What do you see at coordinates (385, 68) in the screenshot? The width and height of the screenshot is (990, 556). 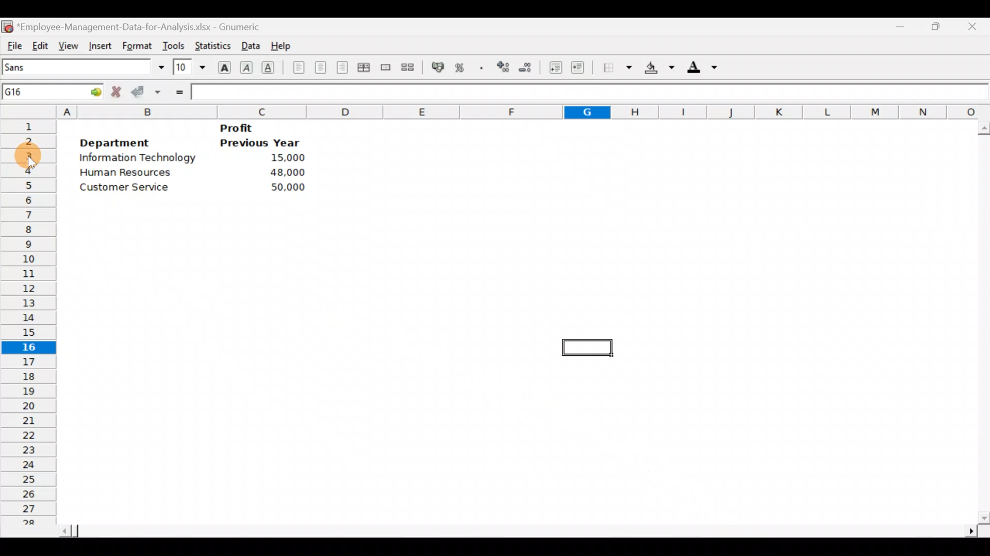 I see `Merge a range of cells` at bounding box center [385, 68].